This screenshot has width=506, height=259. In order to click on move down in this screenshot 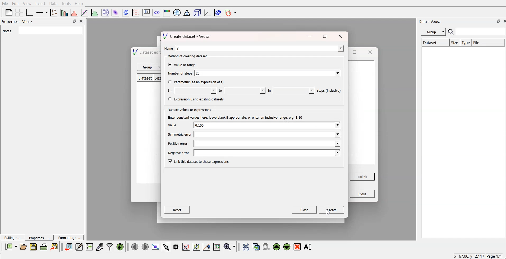, I will do `click(287, 246)`.